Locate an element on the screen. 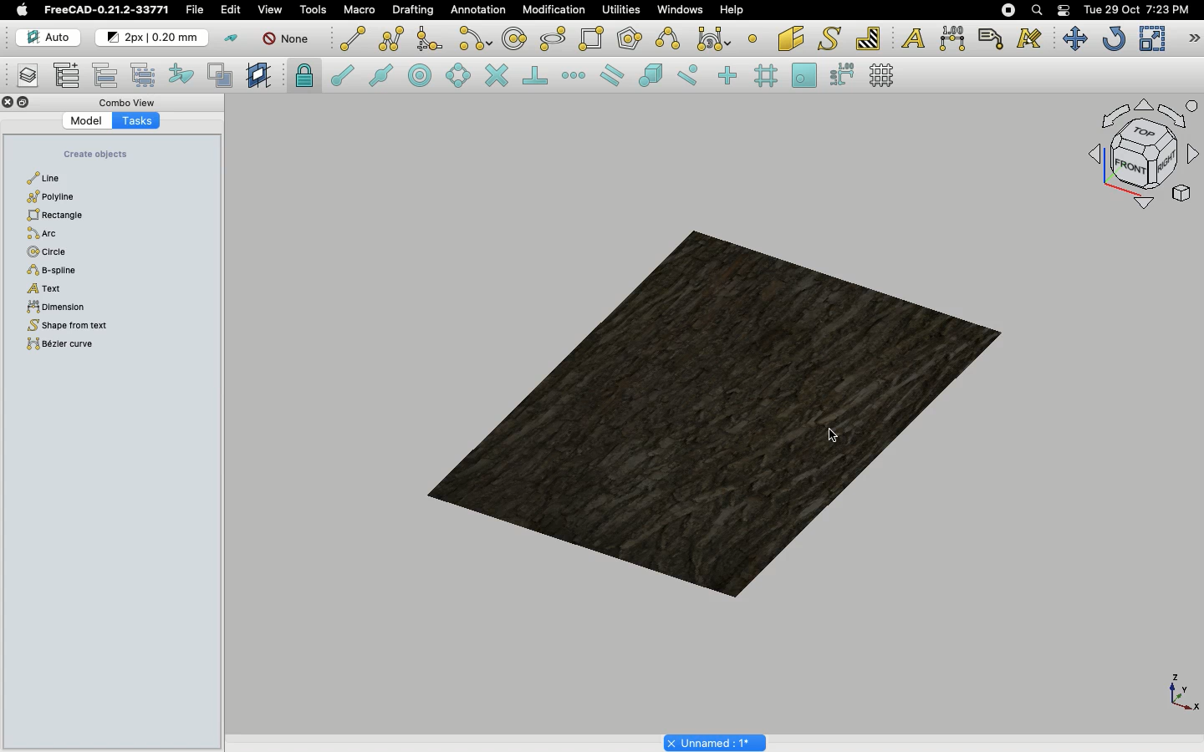  Toggle grid is located at coordinates (887, 75).